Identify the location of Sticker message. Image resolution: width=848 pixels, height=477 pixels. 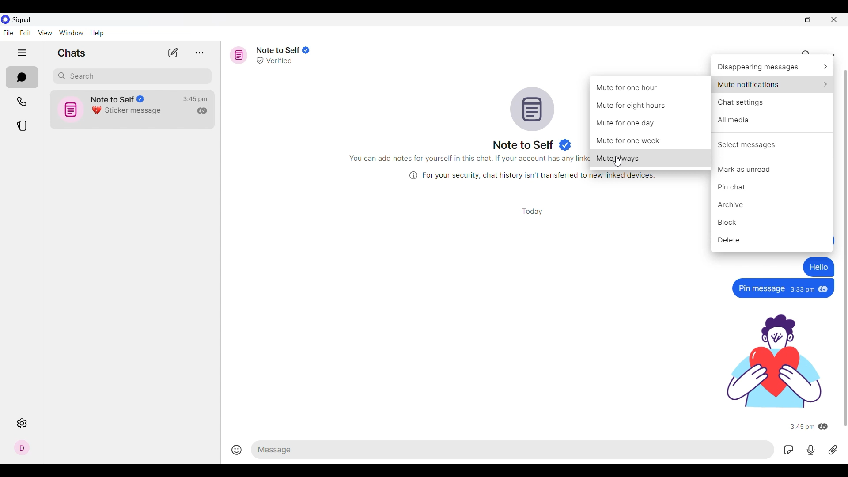
(128, 110).